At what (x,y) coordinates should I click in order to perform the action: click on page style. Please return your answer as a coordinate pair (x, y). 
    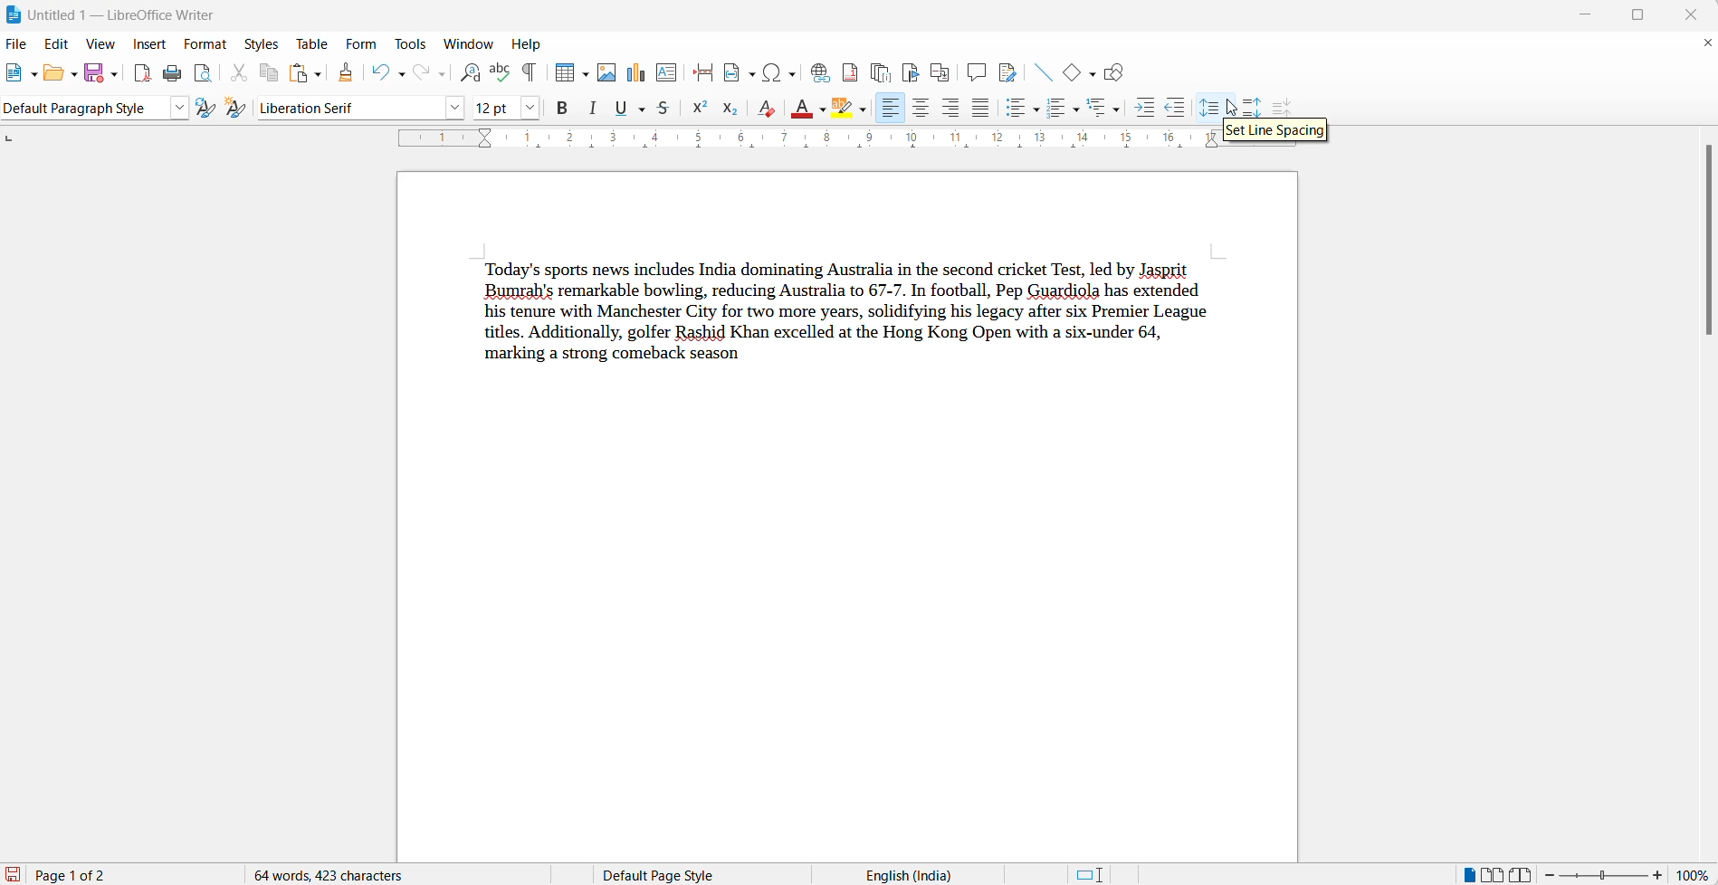
    Looking at the image, I should click on (664, 872).